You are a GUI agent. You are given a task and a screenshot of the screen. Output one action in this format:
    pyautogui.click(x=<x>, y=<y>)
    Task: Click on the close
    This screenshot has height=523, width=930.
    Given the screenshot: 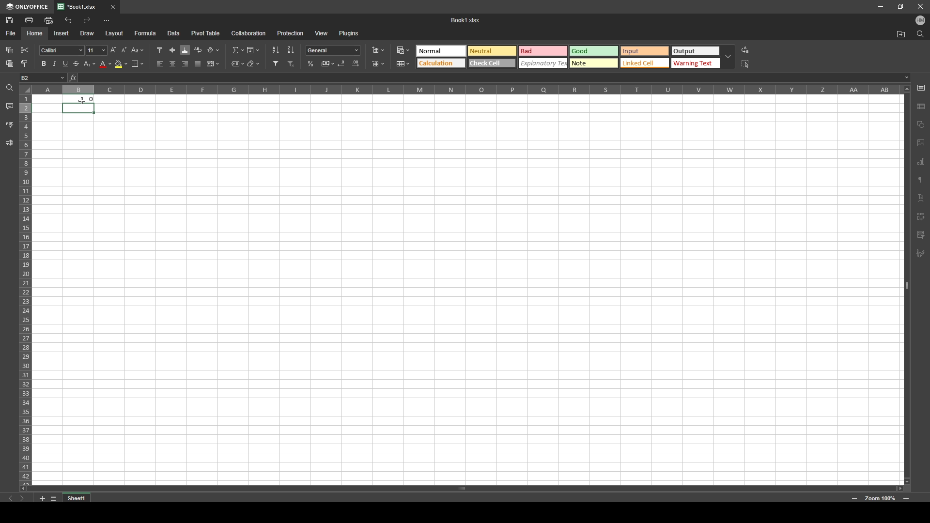 What is the action you would take?
    pyautogui.click(x=919, y=6)
    